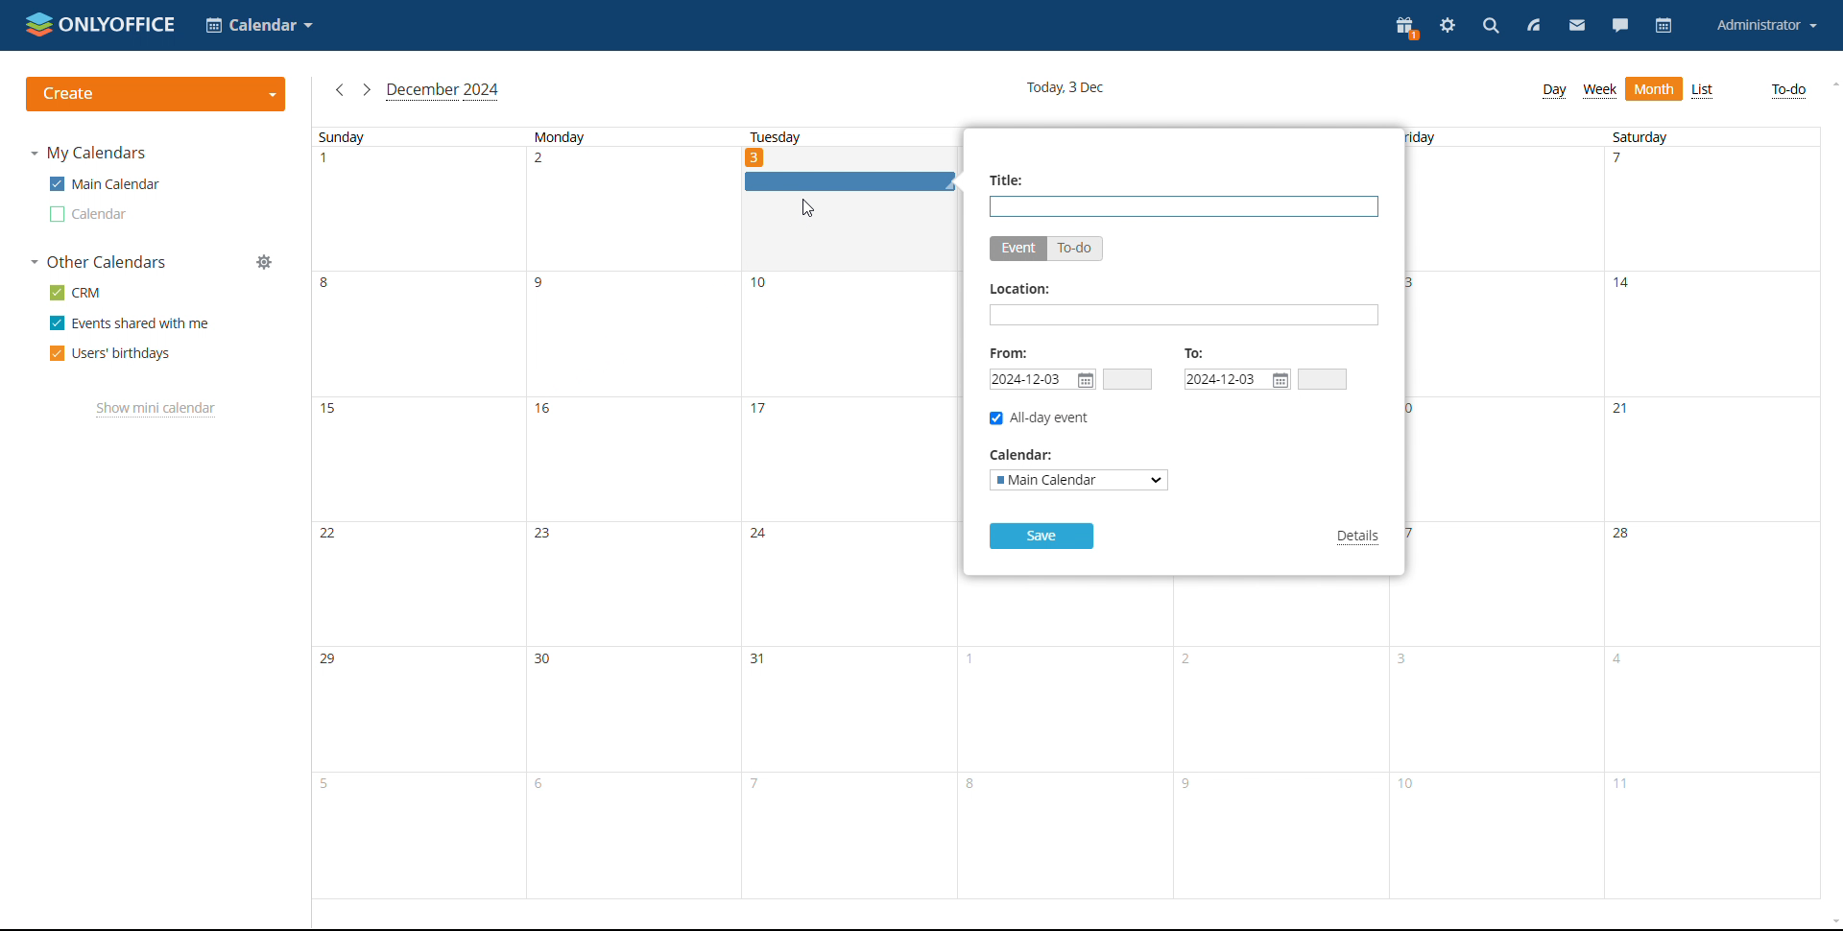 This screenshot has height=931, width=1843. I want to click on select calendar, so click(1080, 480).